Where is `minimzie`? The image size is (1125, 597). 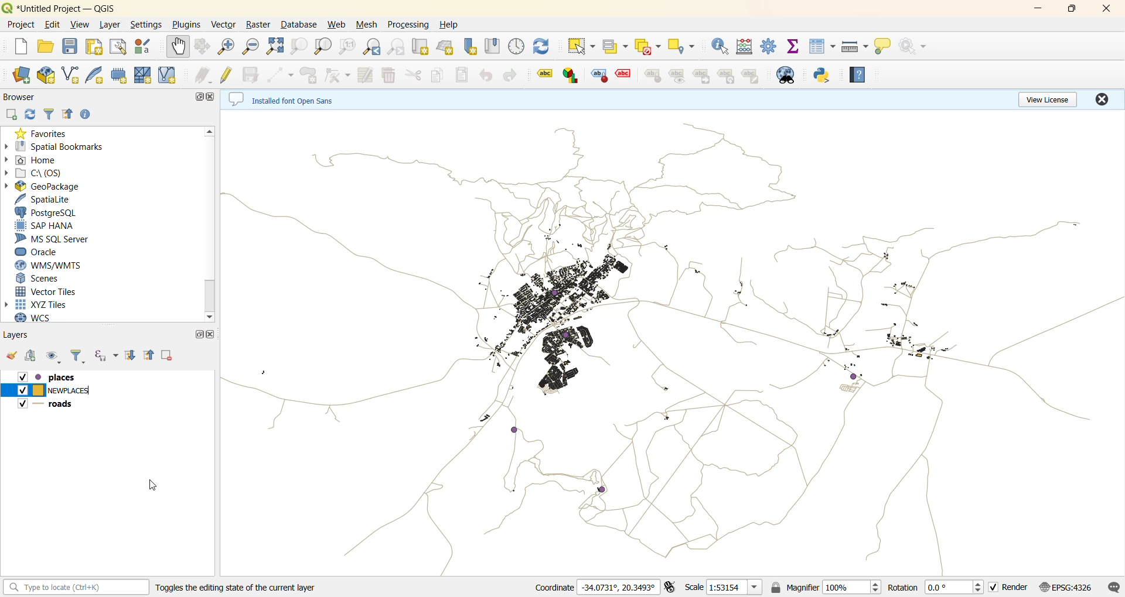 minimzie is located at coordinates (1037, 10).